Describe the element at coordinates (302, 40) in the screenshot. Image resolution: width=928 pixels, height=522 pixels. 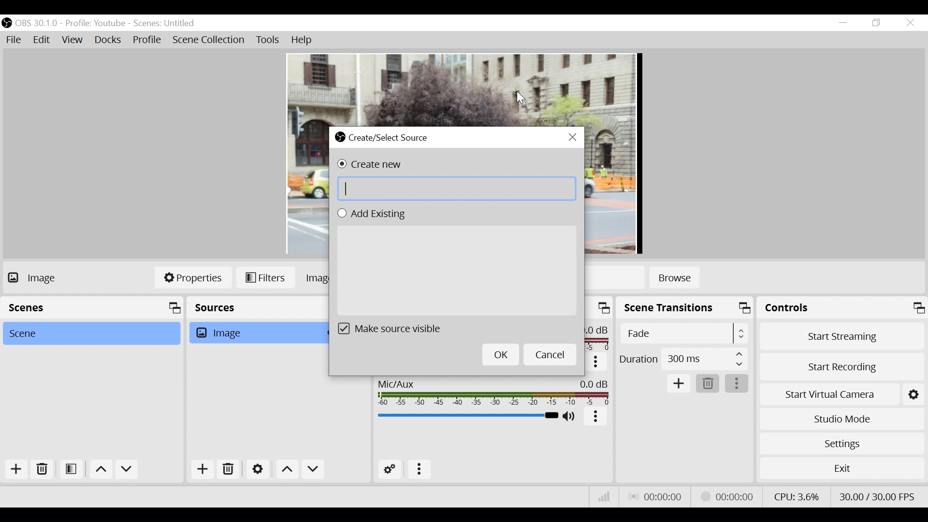
I see `Help` at that location.